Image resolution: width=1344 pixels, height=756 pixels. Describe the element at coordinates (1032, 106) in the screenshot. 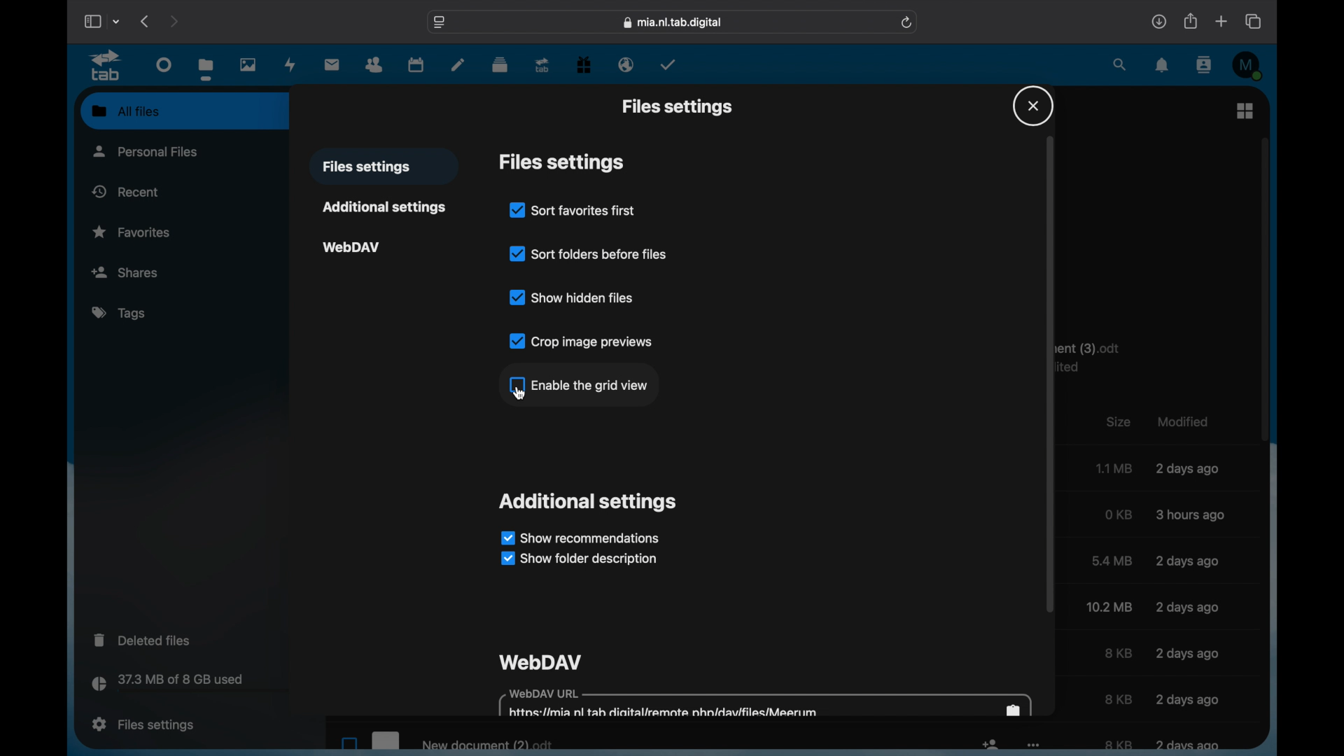

I see `close` at that location.